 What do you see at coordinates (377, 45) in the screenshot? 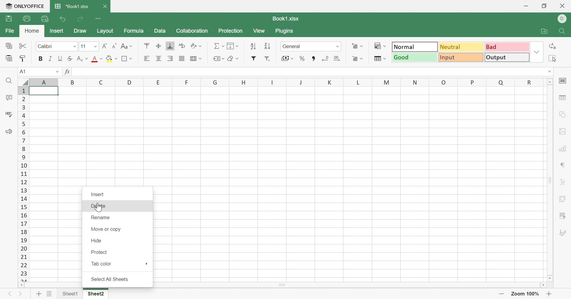
I see `Conditional formatting` at bounding box center [377, 45].